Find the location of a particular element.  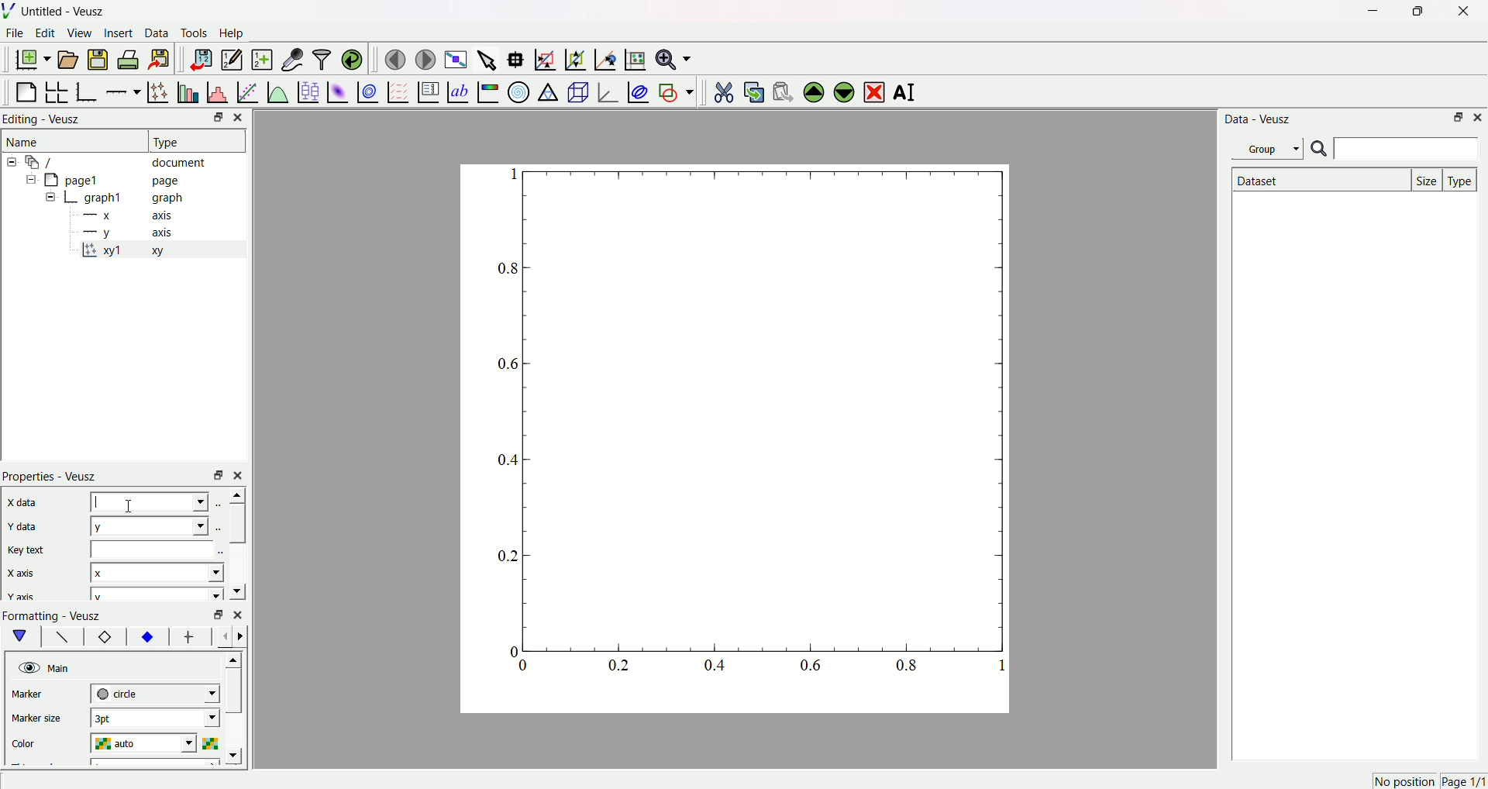

auto is located at coordinates (147, 744).